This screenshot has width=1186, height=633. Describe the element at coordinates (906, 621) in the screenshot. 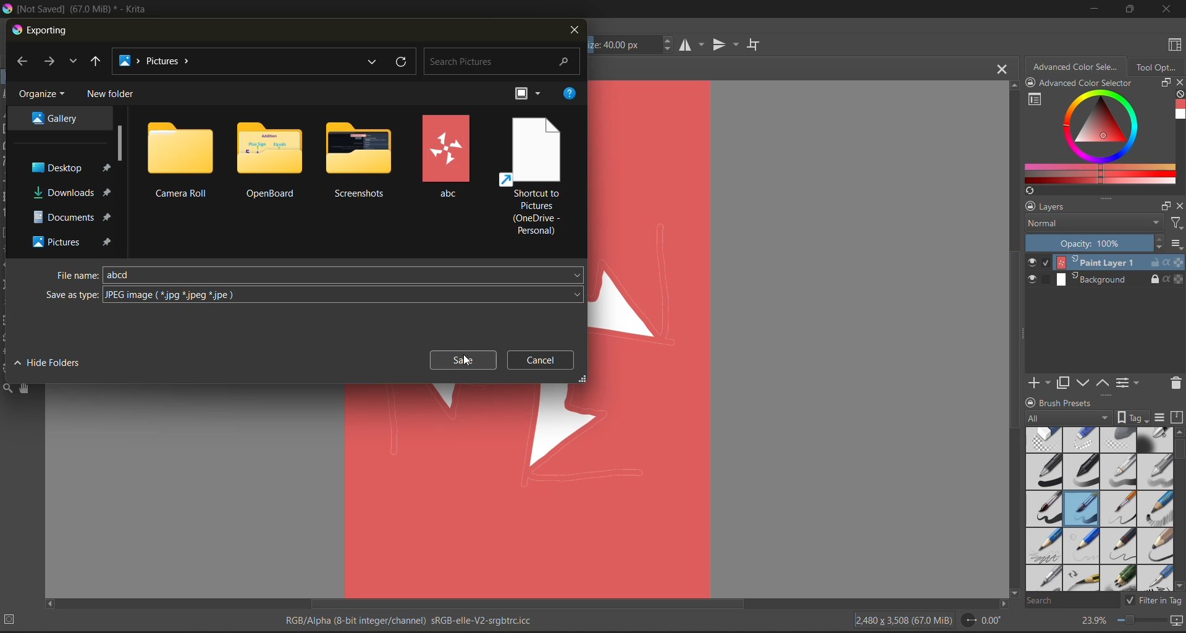

I see `image description` at that location.